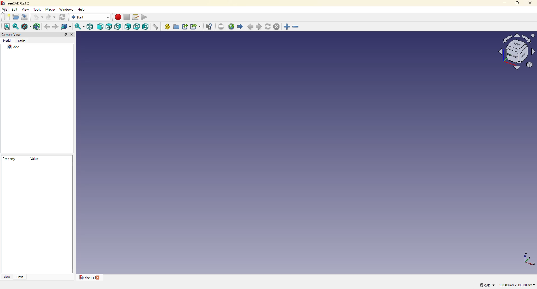  What do you see at coordinates (26, 18) in the screenshot?
I see `save` at bounding box center [26, 18].